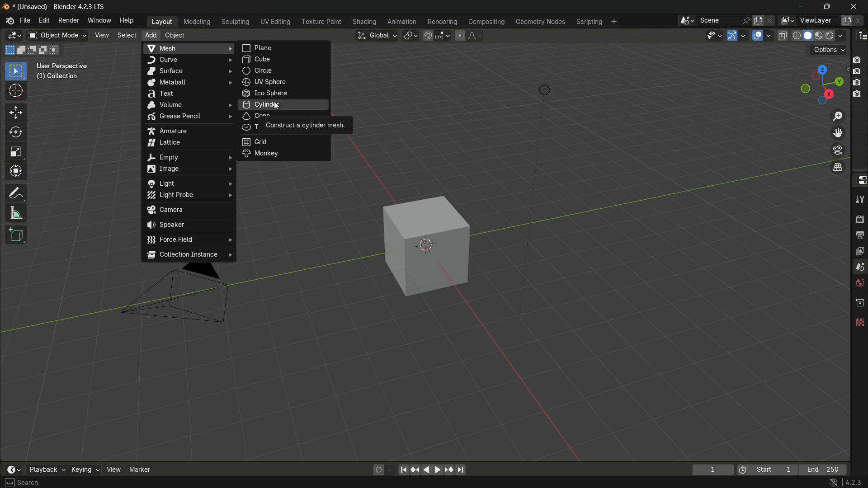  Describe the element at coordinates (821, 36) in the screenshot. I see `material preview` at that location.